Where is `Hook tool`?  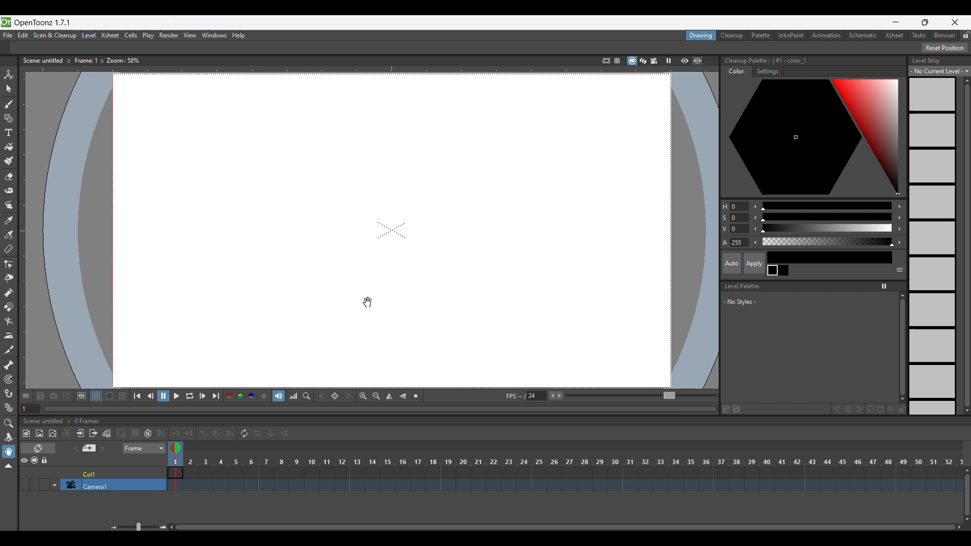 Hook tool is located at coordinates (9, 393).